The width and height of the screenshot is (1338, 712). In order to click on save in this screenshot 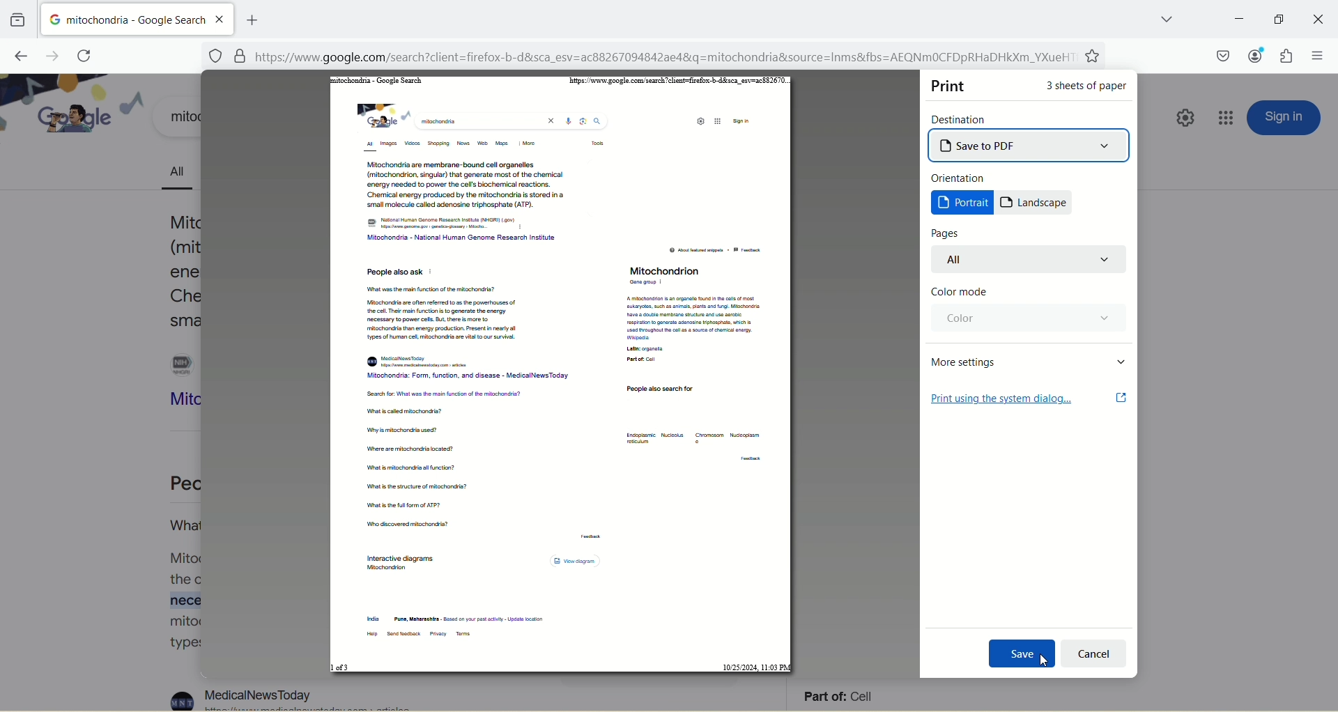, I will do `click(1020, 654)`.